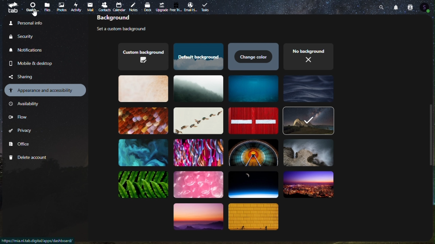  What do you see at coordinates (21, 144) in the screenshot?
I see `Office` at bounding box center [21, 144].